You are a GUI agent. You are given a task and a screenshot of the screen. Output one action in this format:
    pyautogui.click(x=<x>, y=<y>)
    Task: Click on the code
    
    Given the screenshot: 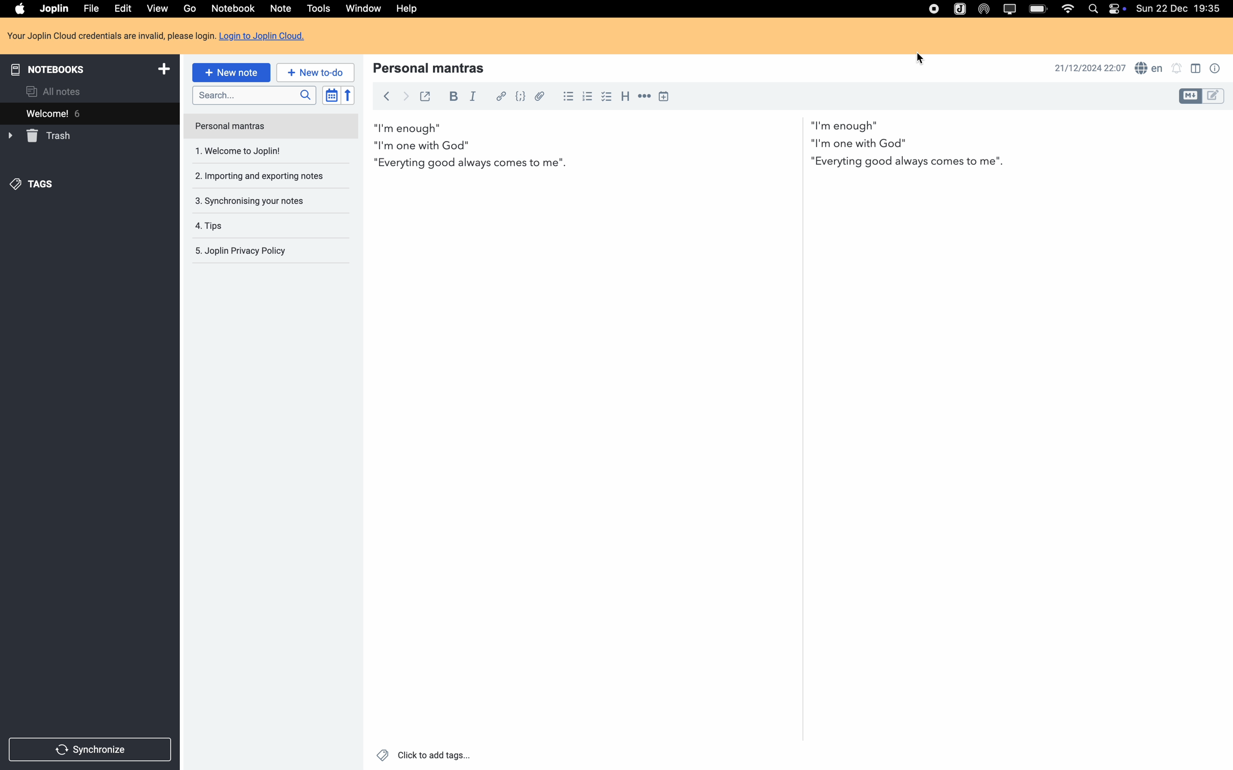 What is the action you would take?
    pyautogui.click(x=521, y=96)
    